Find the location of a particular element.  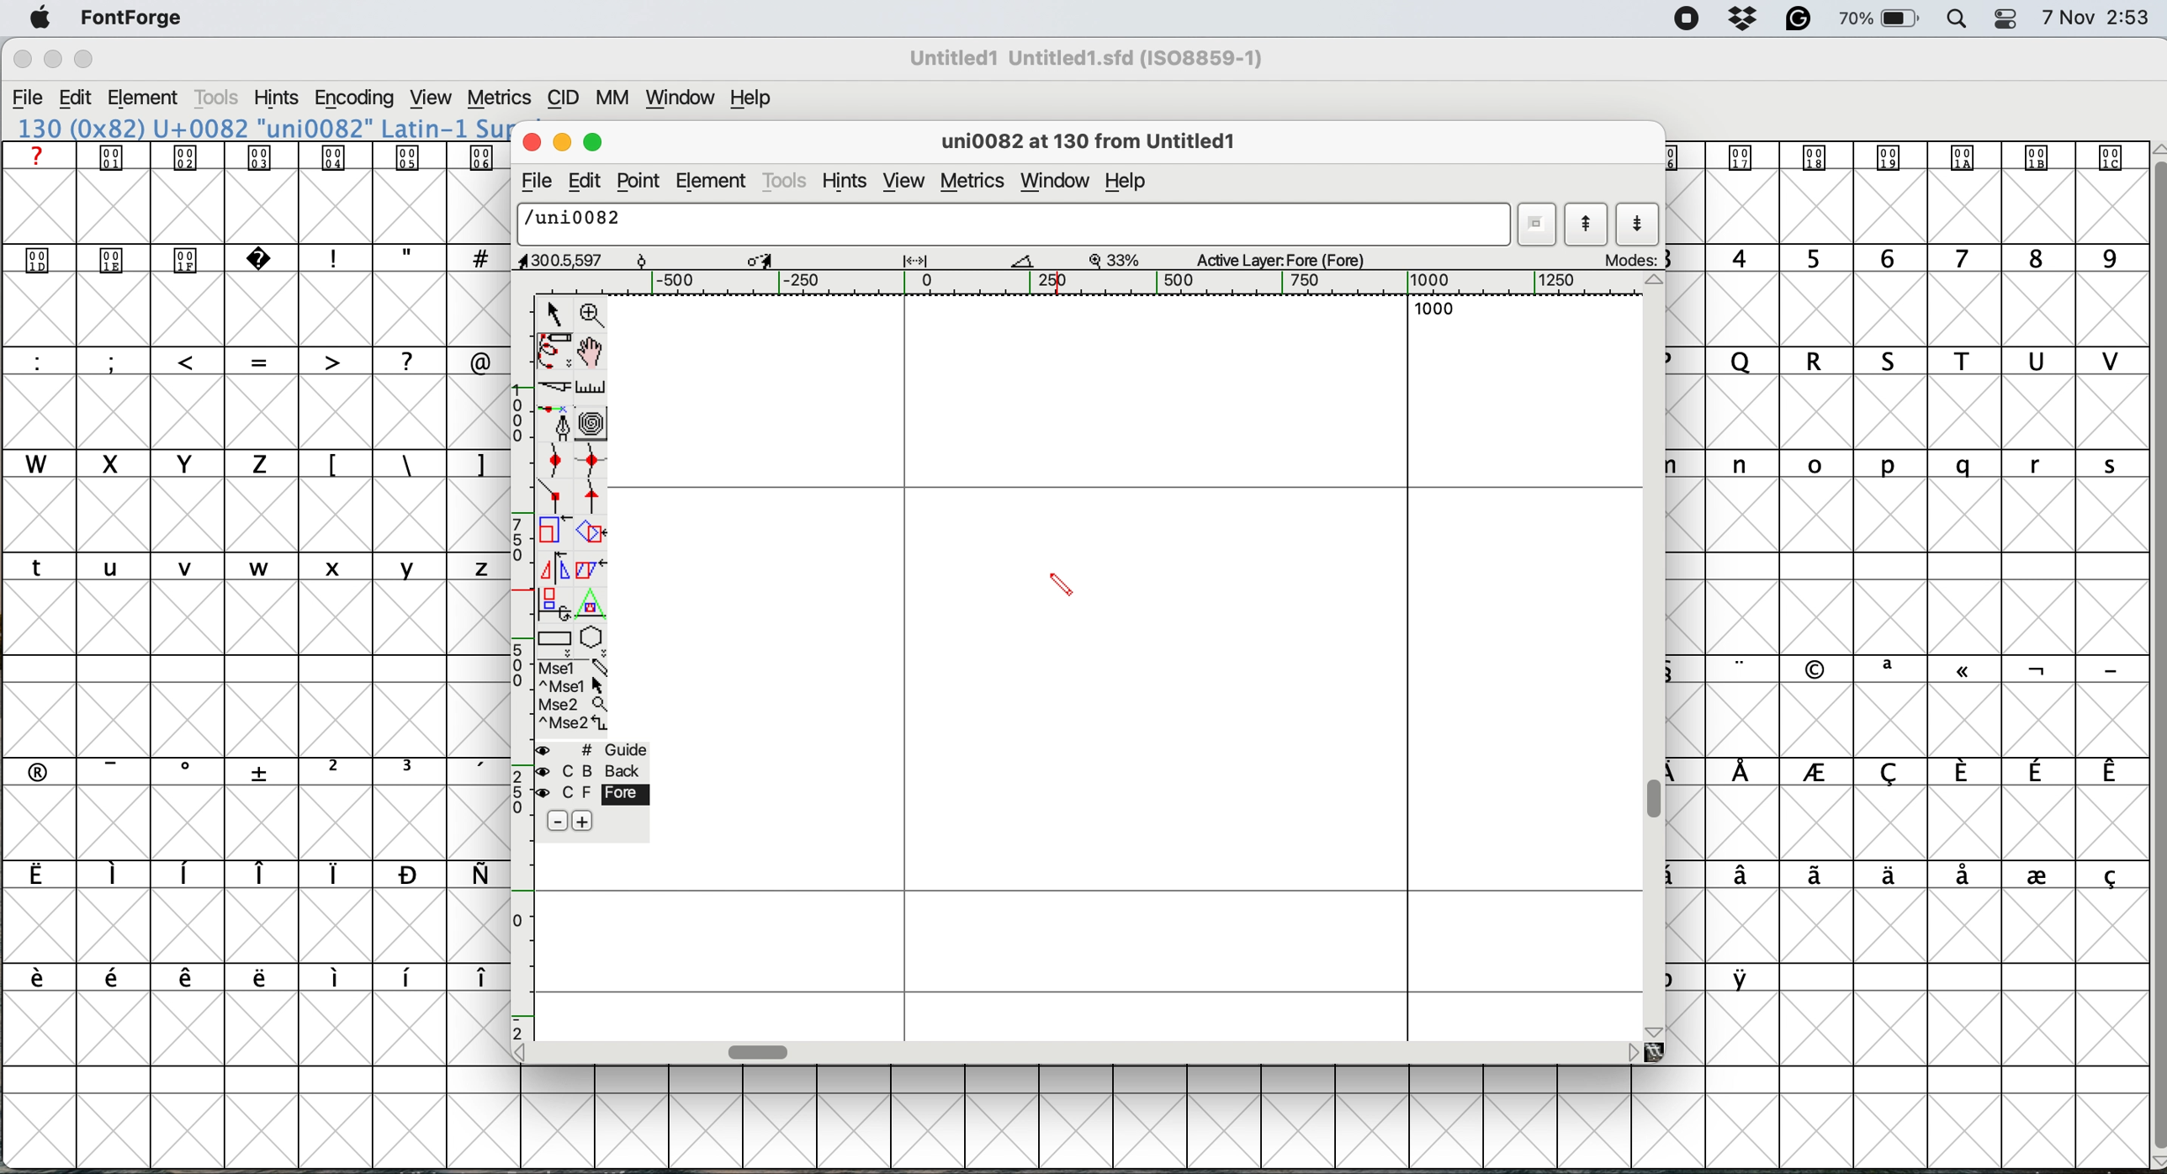

special characters is located at coordinates (242, 976).